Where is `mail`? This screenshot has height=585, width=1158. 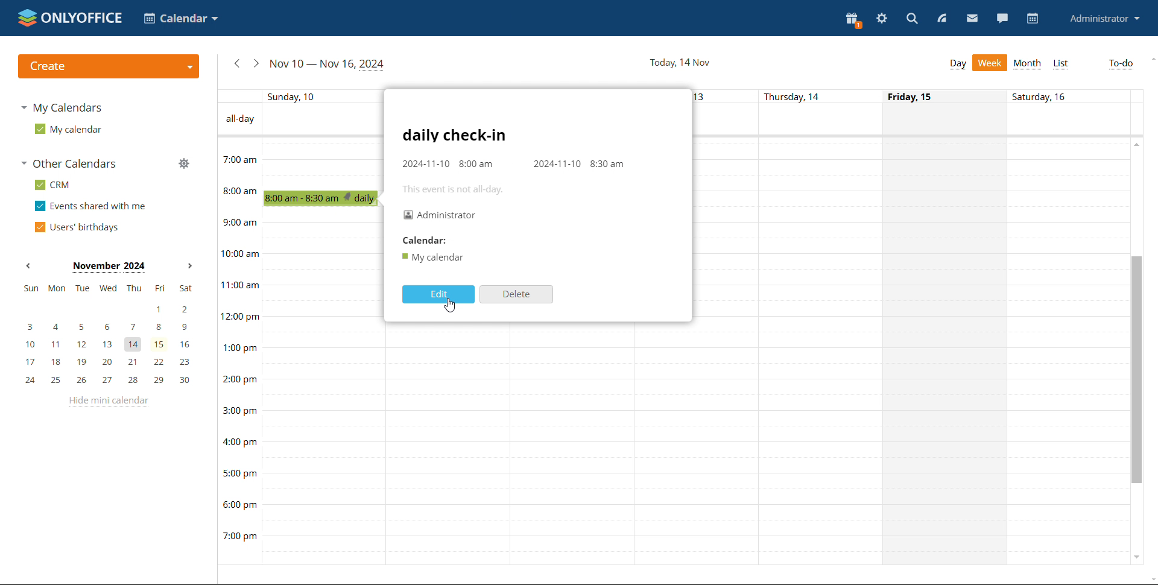
mail is located at coordinates (972, 17).